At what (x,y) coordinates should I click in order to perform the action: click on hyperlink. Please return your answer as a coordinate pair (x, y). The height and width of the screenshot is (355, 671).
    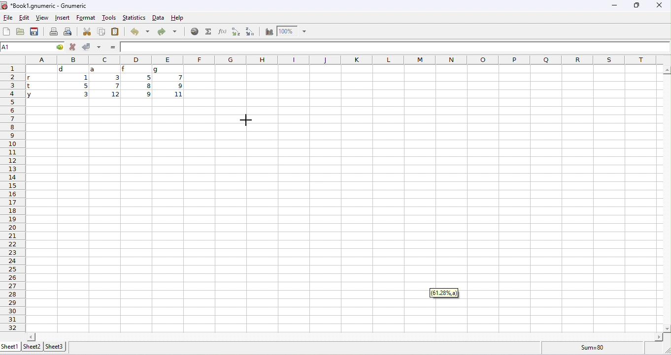
    Looking at the image, I should click on (193, 31).